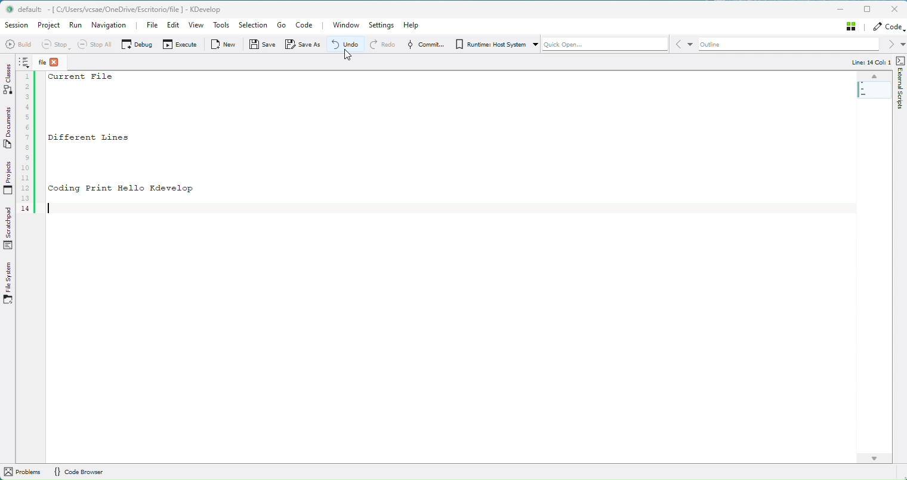  I want to click on code block , so click(180, 143).